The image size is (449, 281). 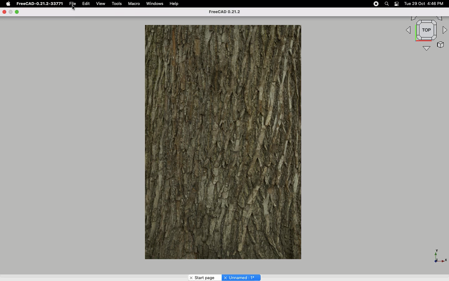 What do you see at coordinates (73, 3) in the screenshot?
I see `File` at bounding box center [73, 3].